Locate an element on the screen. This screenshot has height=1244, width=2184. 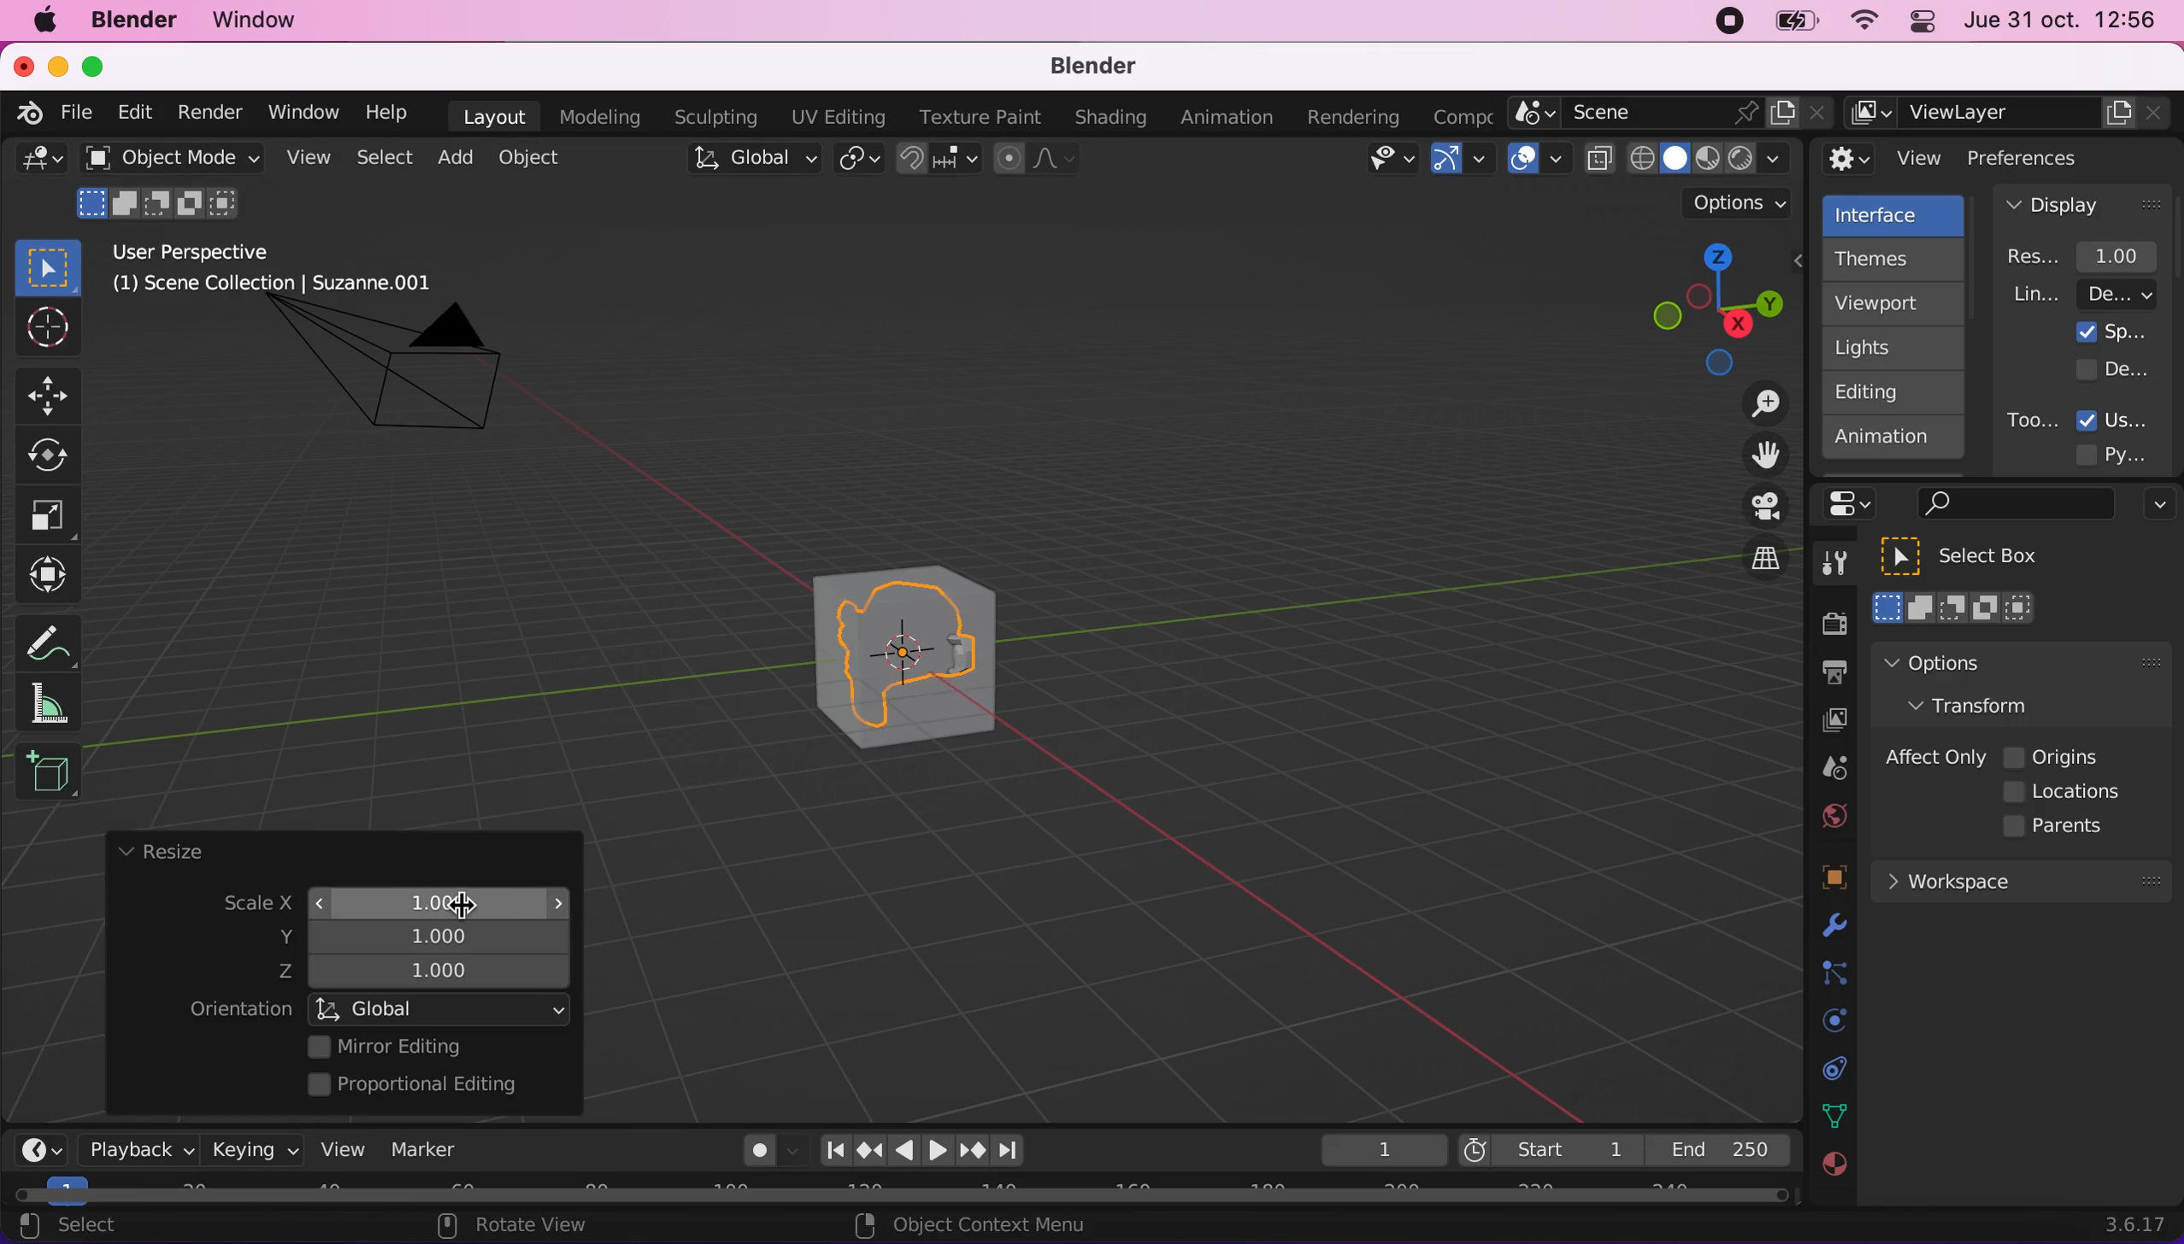
view object types is located at coordinates (1388, 162).